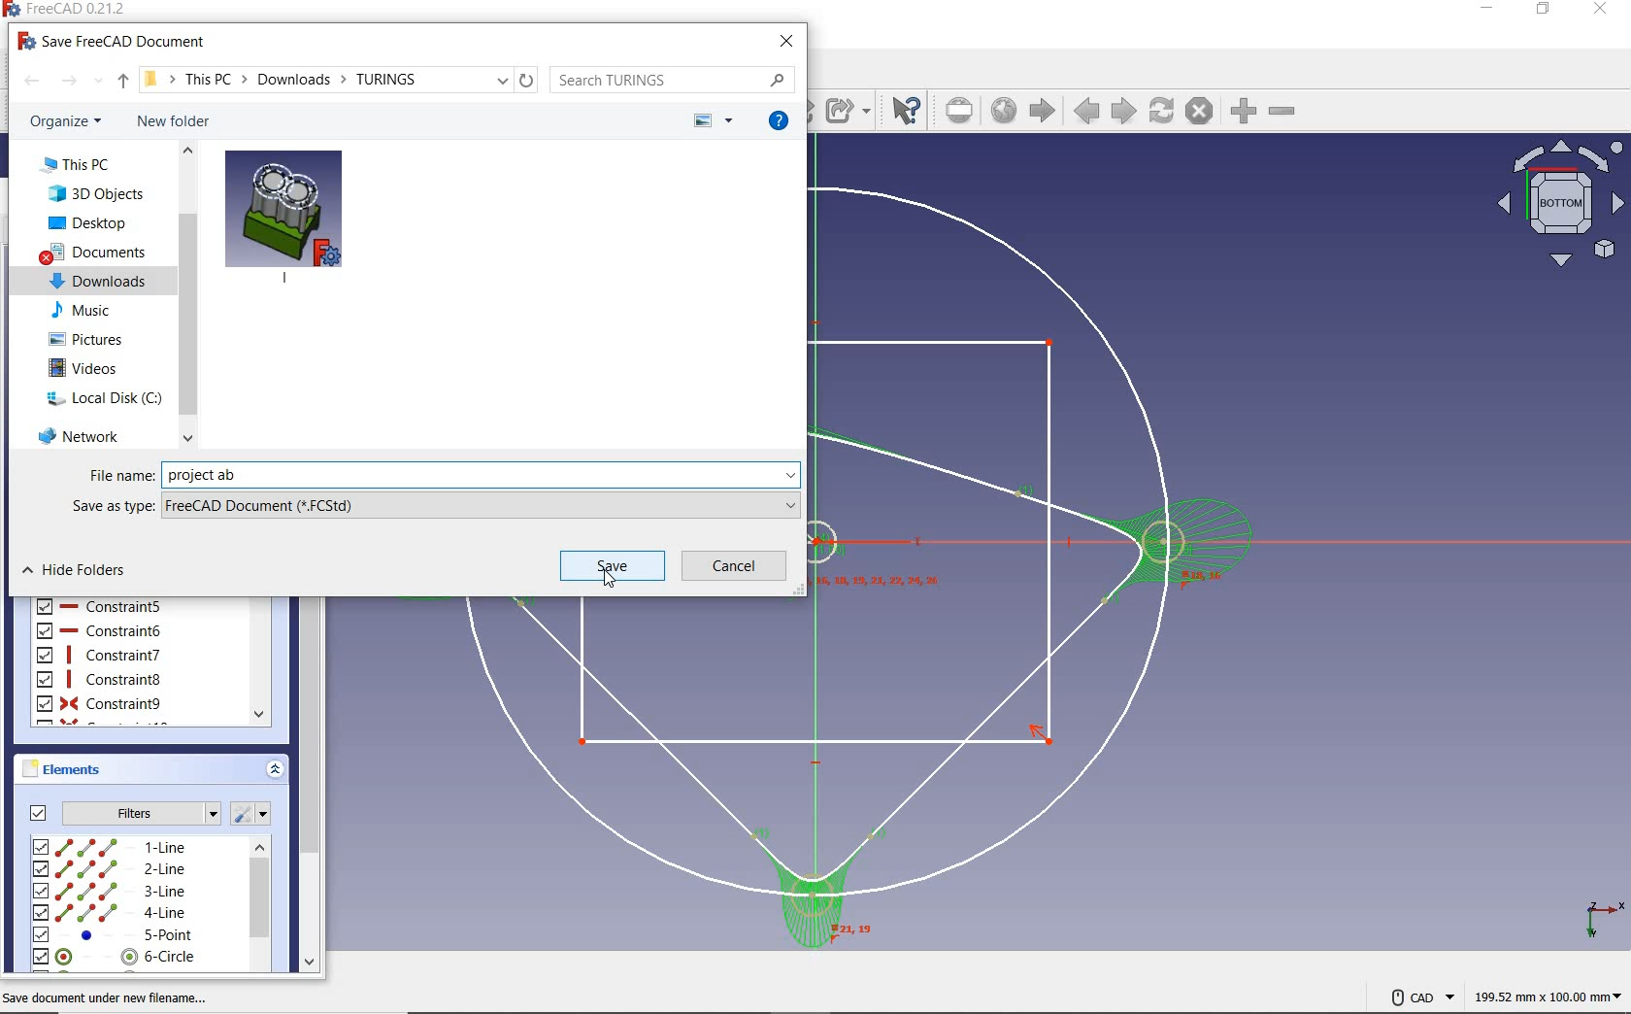 The height and width of the screenshot is (1014, 1631). Describe the element at coordinates (96, 253) in the screenshot. I see `documents` at that location.